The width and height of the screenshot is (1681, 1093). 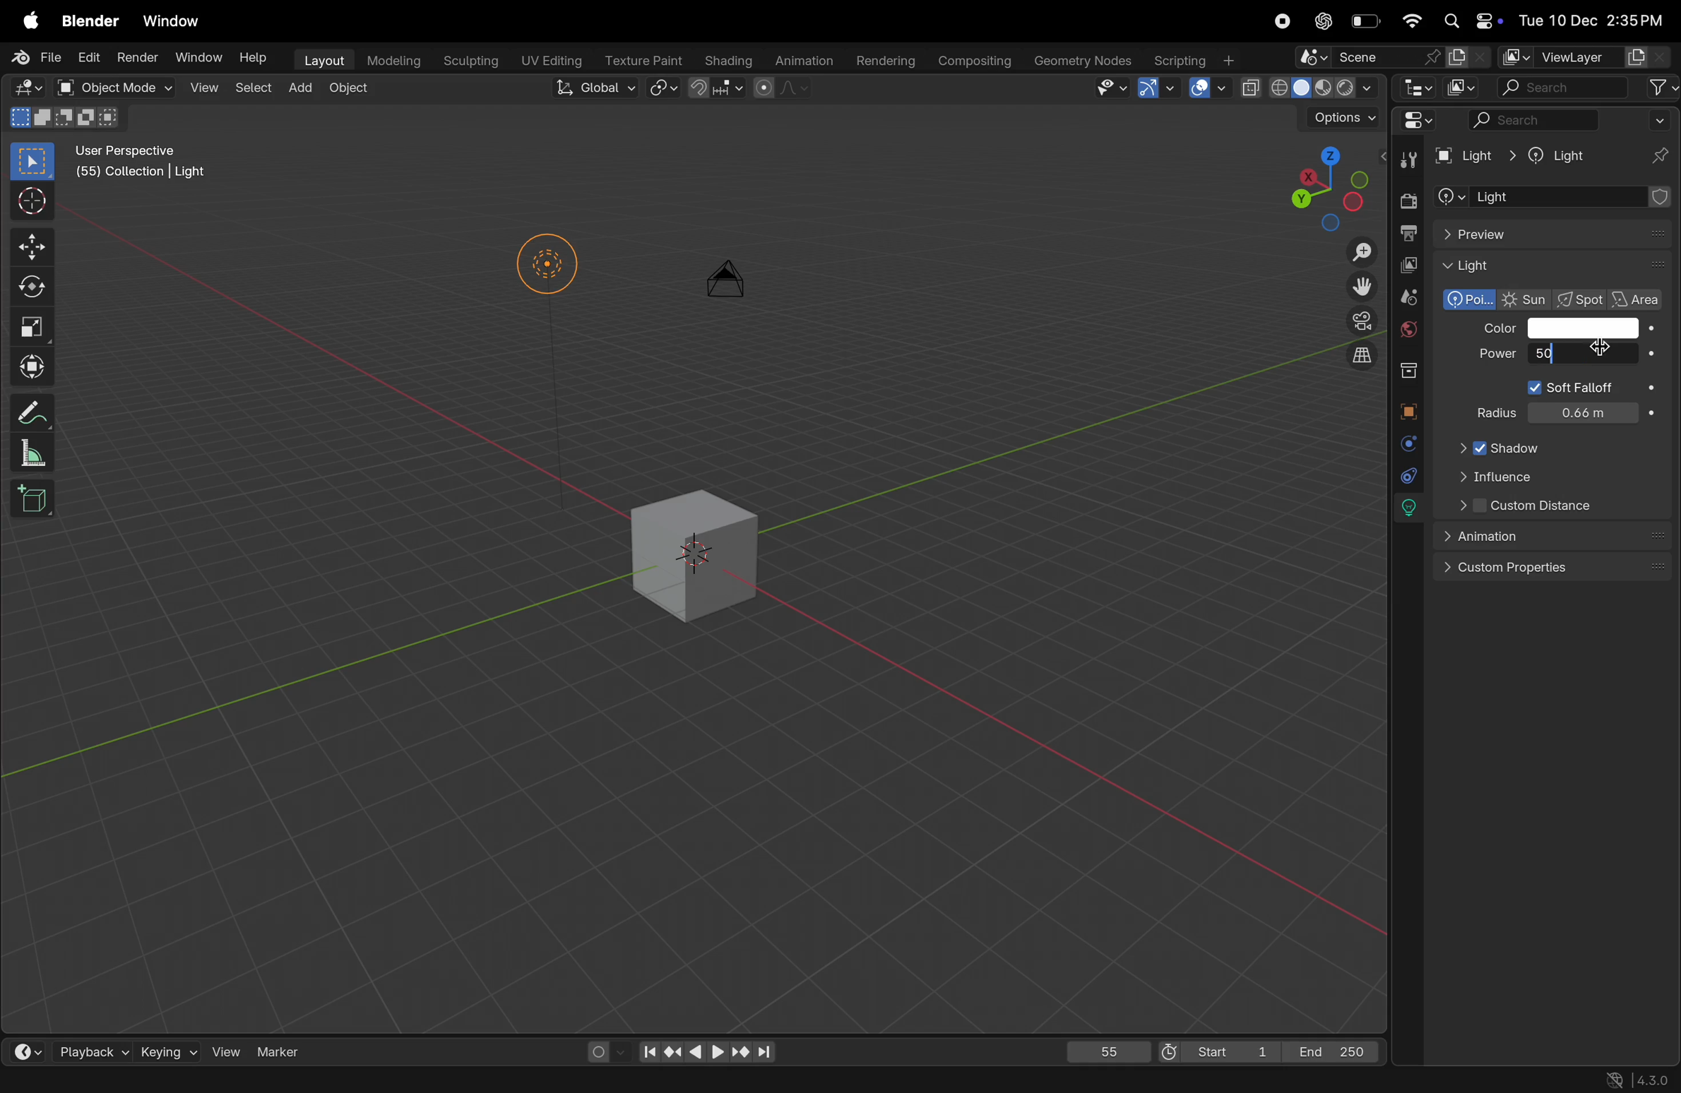 I want to click on search, so click(x=1572, y=120).